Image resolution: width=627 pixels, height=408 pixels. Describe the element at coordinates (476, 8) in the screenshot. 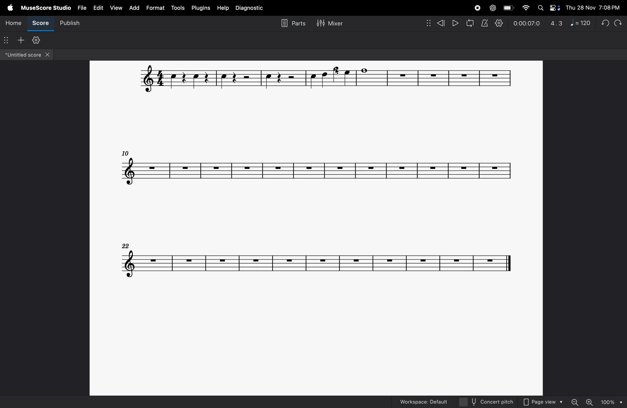

I see `record` at that location.